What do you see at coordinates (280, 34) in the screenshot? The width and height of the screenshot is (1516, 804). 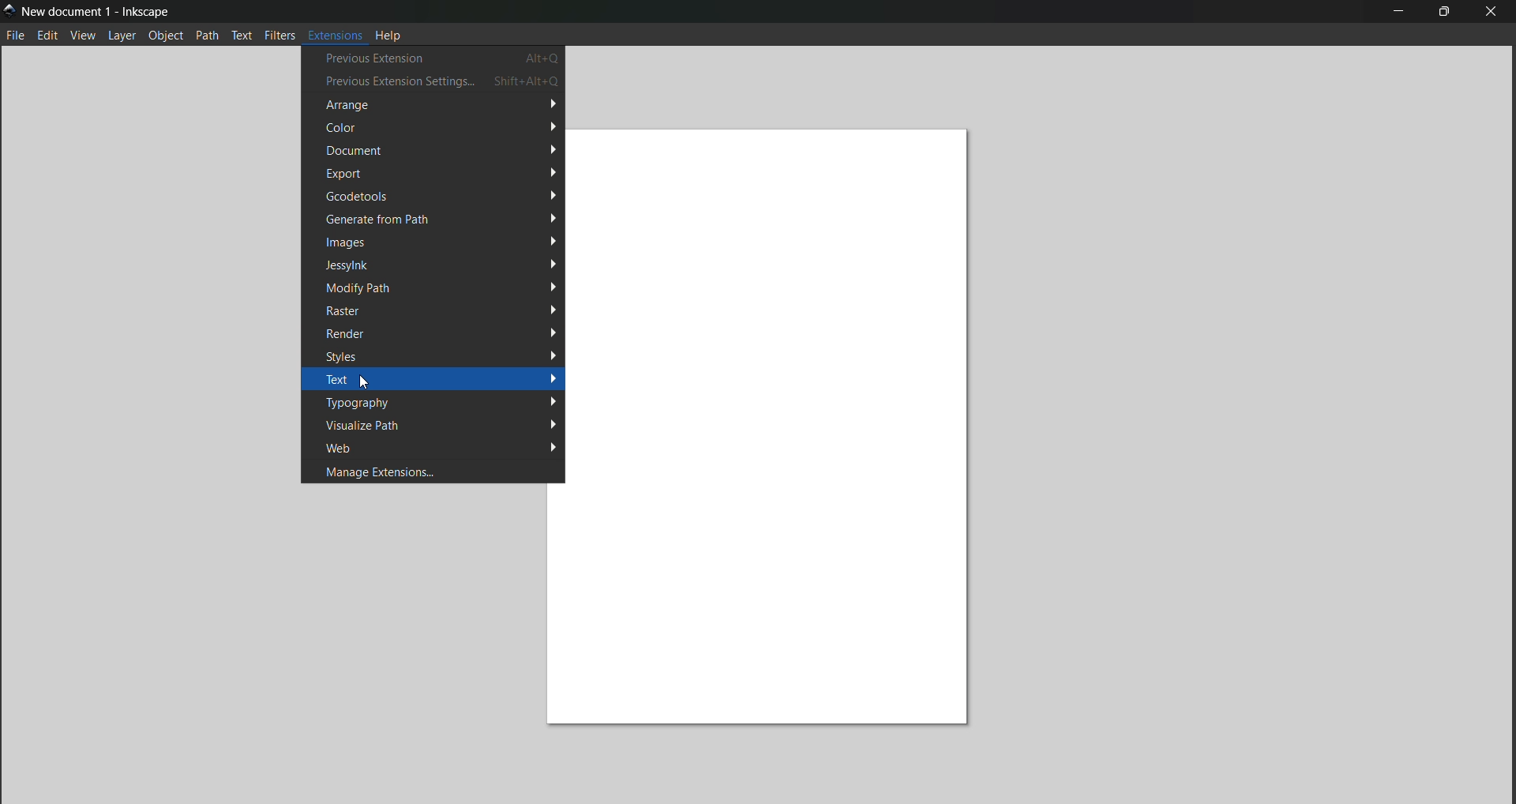 I see `filters` at bounding box center [280, 34].